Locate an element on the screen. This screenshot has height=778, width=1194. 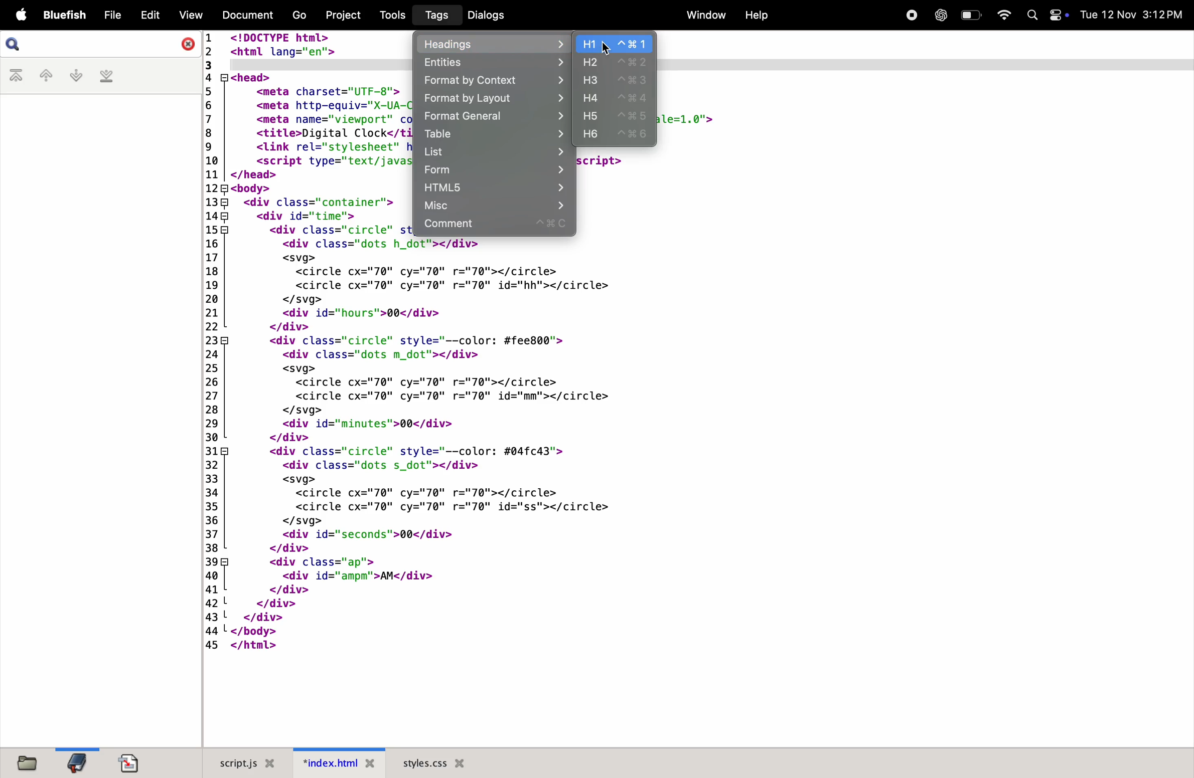
H6 is located at coordinates (618, 136).